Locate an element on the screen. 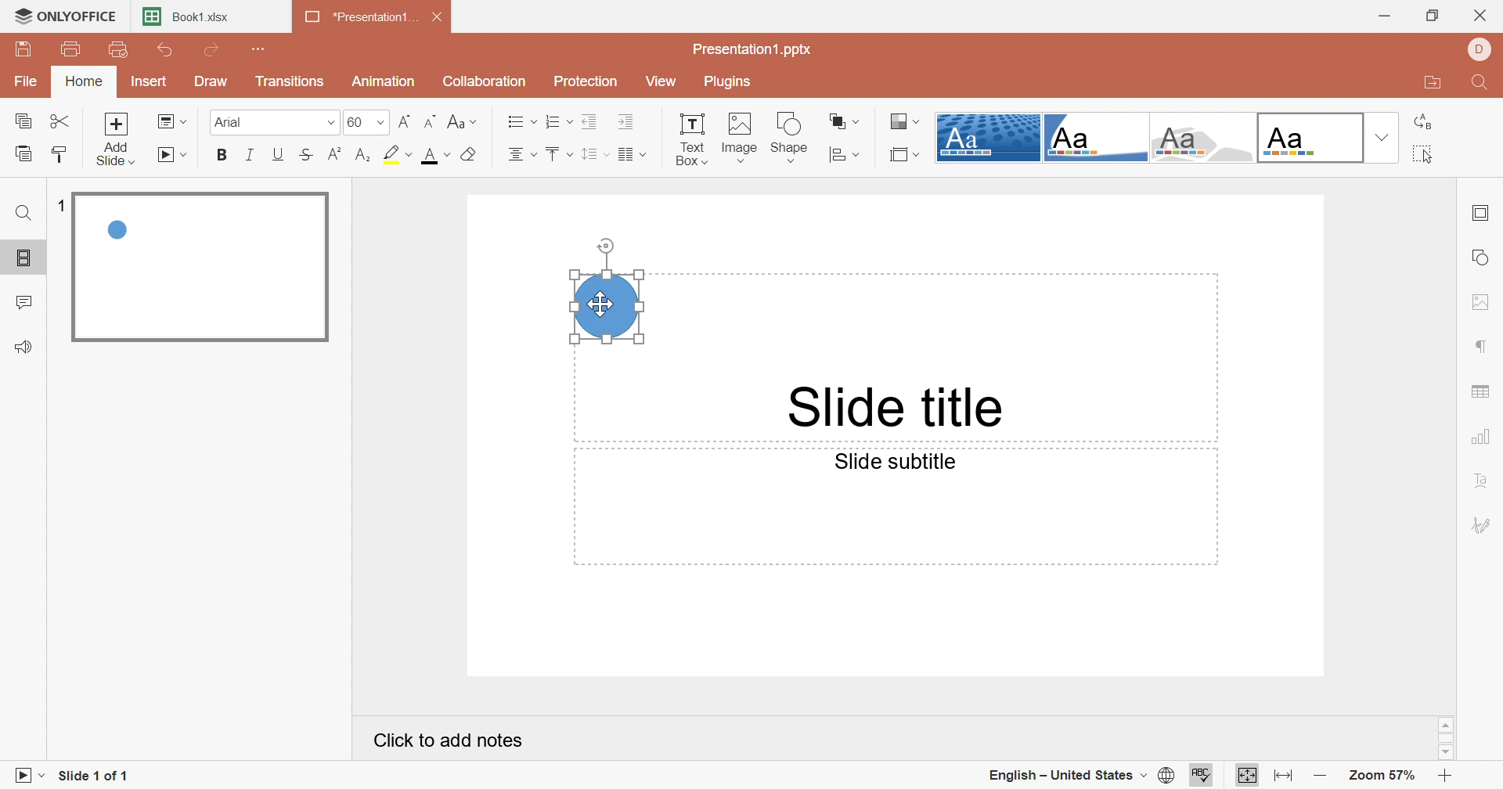 The height and width of the screenshot is (789, 1503). Save is located at coordinates (21, 49).